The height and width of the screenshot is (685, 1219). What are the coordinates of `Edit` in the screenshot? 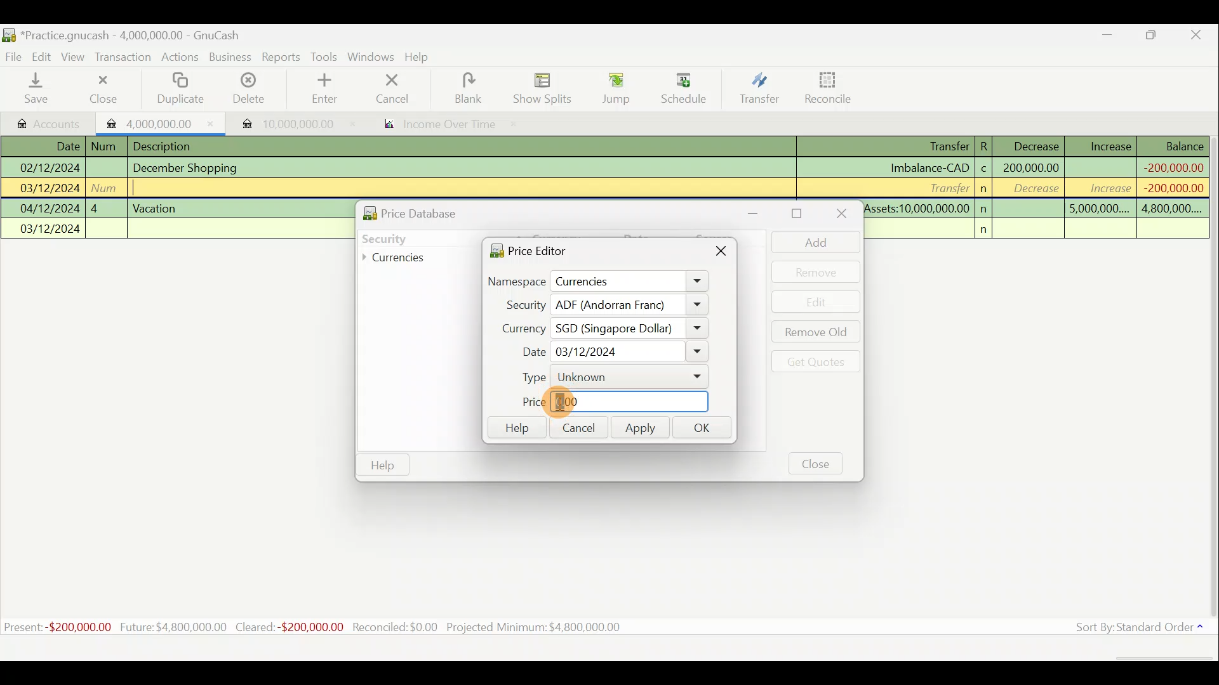 It's located at (44, 56).